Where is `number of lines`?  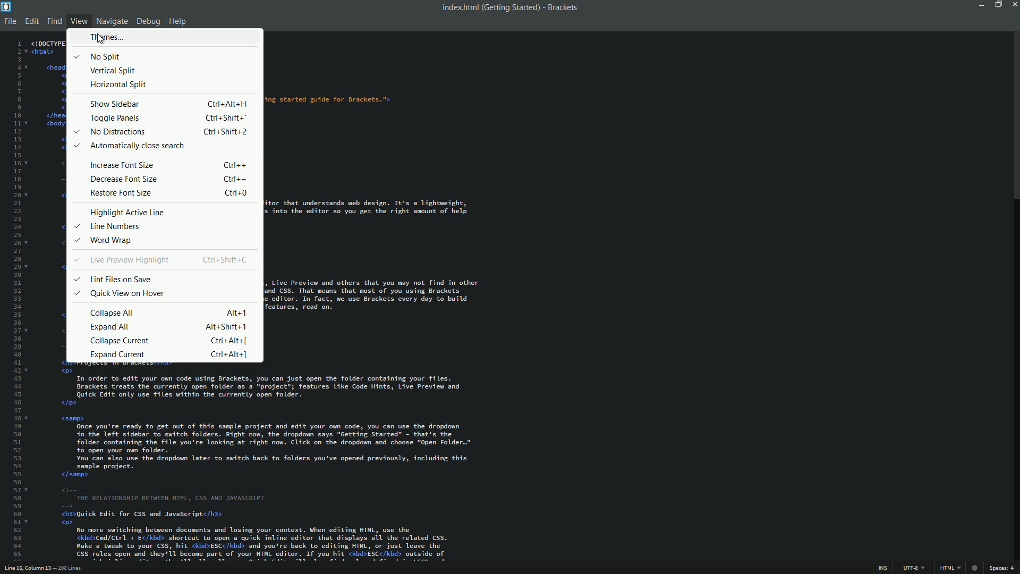
number of lines is located at coordinates (71, 569).